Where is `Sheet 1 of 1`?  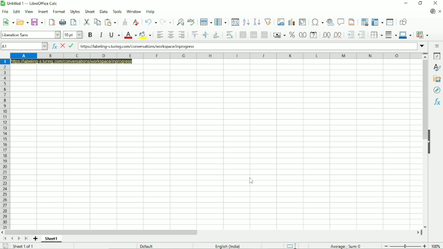
Sheet 1 of 1 is located at coordinates (24, 247).